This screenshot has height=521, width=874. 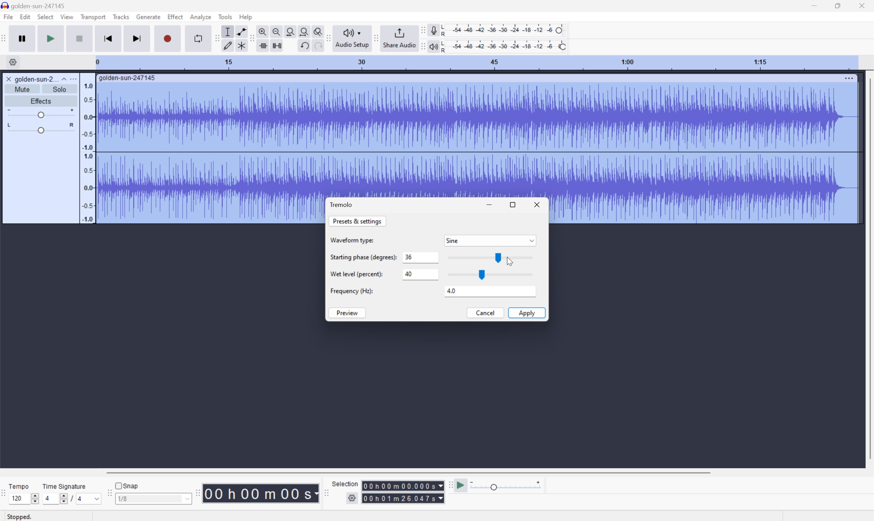 What do you see at coordinates (63, 78) in the screenshot?
I see `Drop Down` at bounding box center [63, 78].